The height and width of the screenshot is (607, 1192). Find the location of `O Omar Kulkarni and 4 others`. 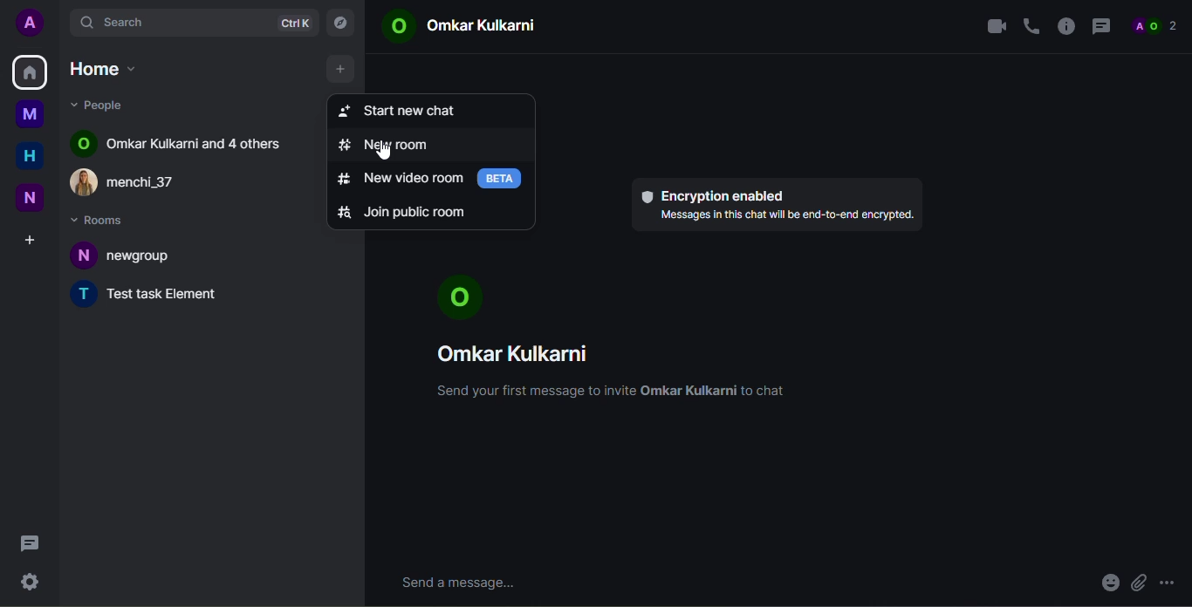

O Omar Kulkarni and 4 others is located at coordinates (179, 143).